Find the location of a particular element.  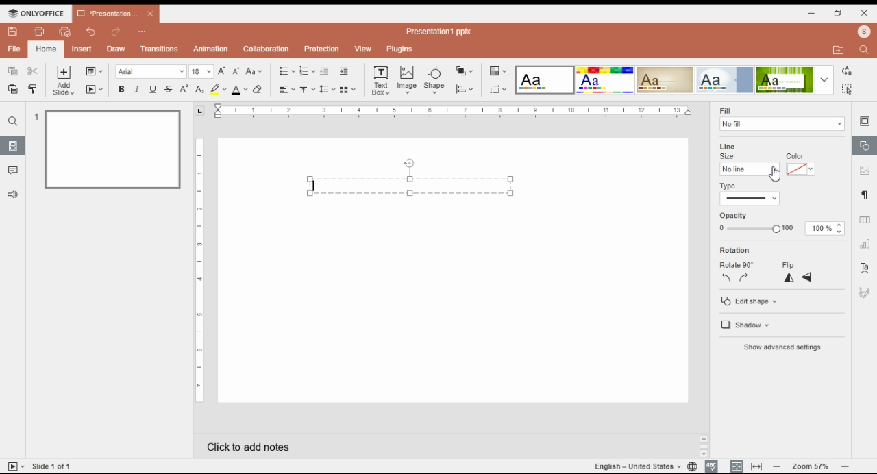

underline is located at coordinates (153, 89).